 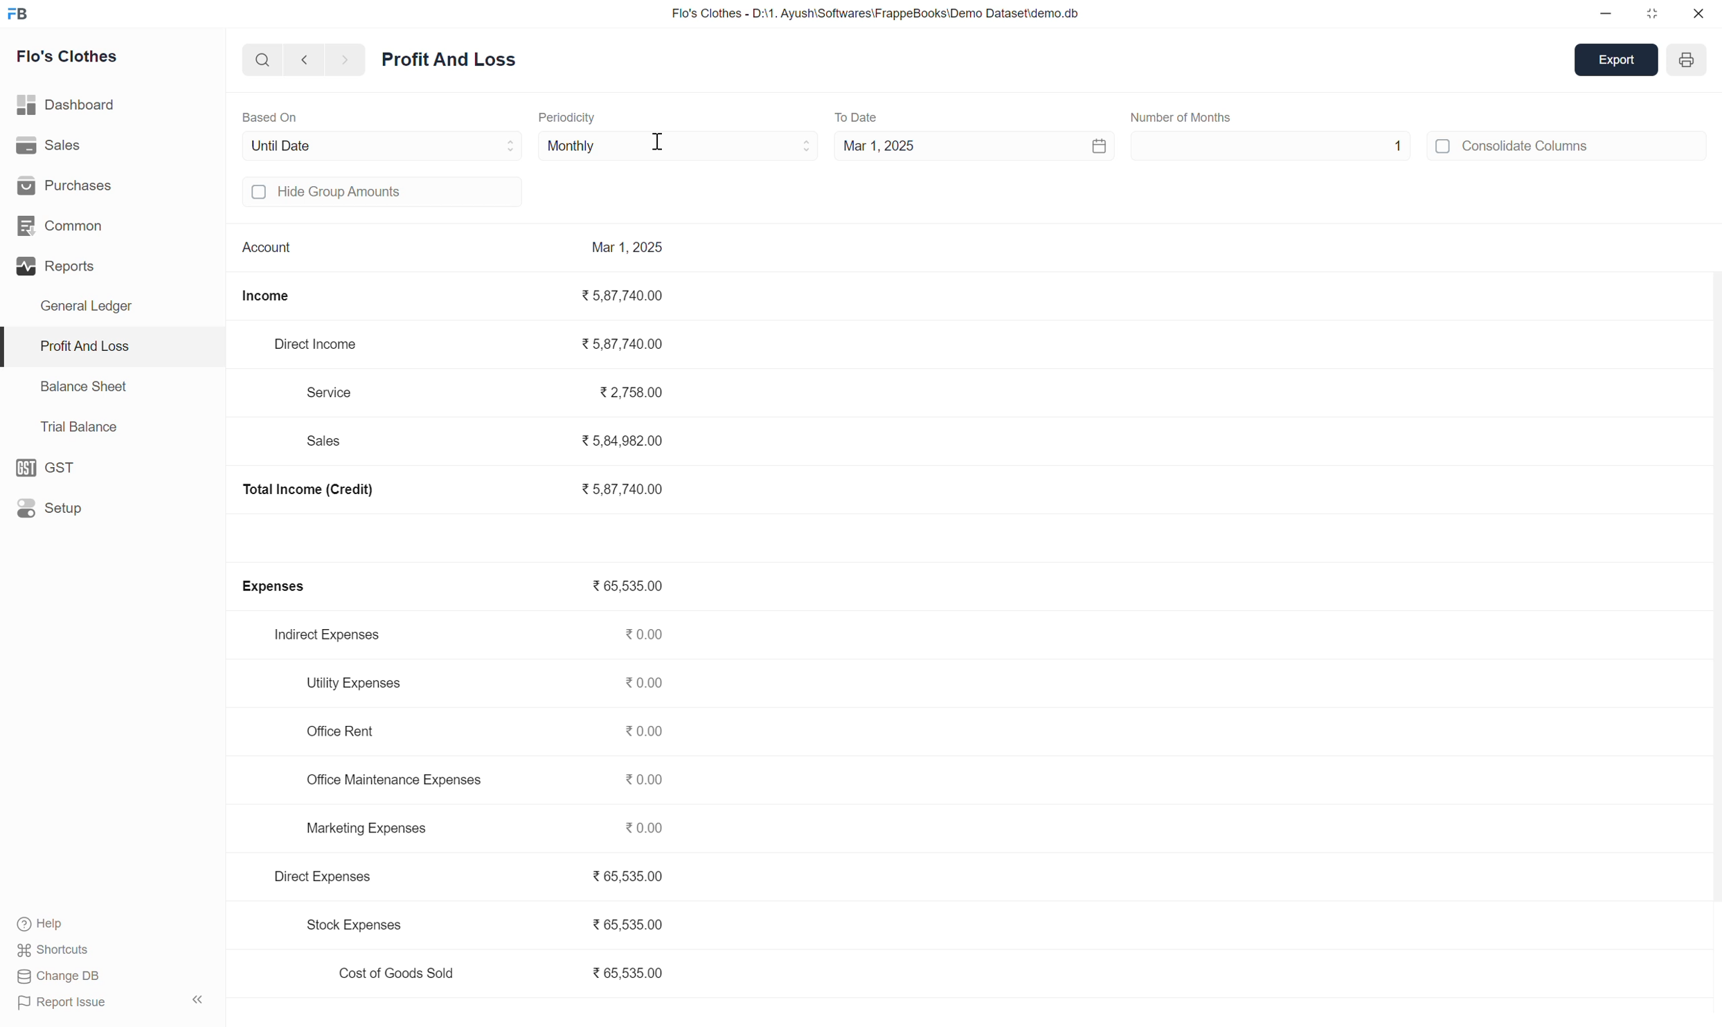 I want to click on ₹0.00, so click(x=647, y=684).